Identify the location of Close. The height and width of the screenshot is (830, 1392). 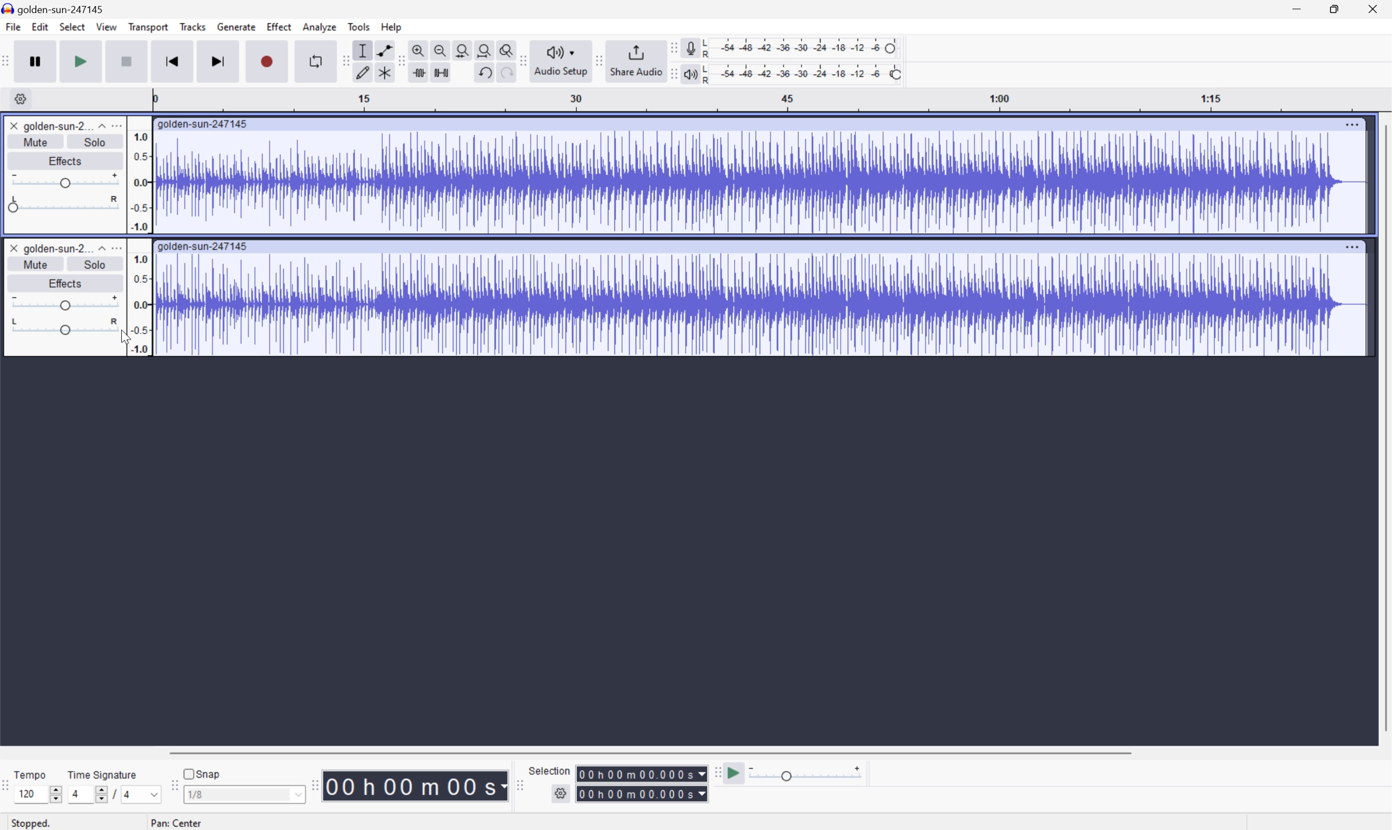
(13, 248).